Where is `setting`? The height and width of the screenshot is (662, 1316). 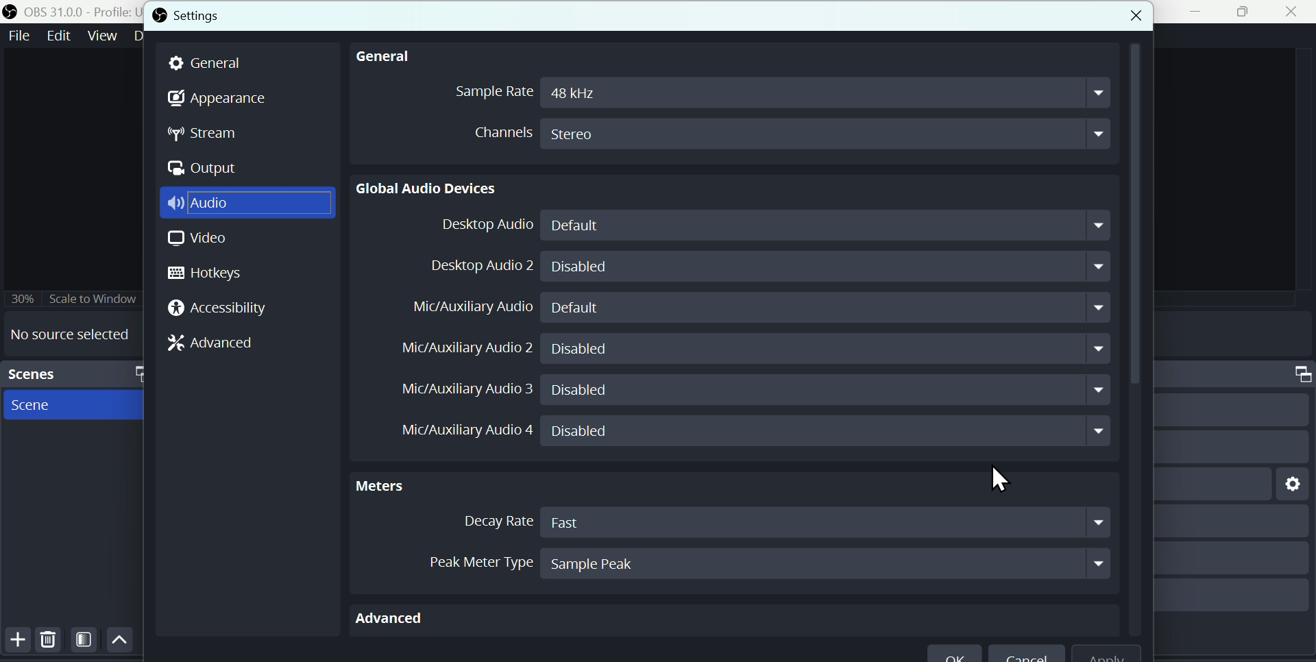 setting is located at coordinates (1289, 482).